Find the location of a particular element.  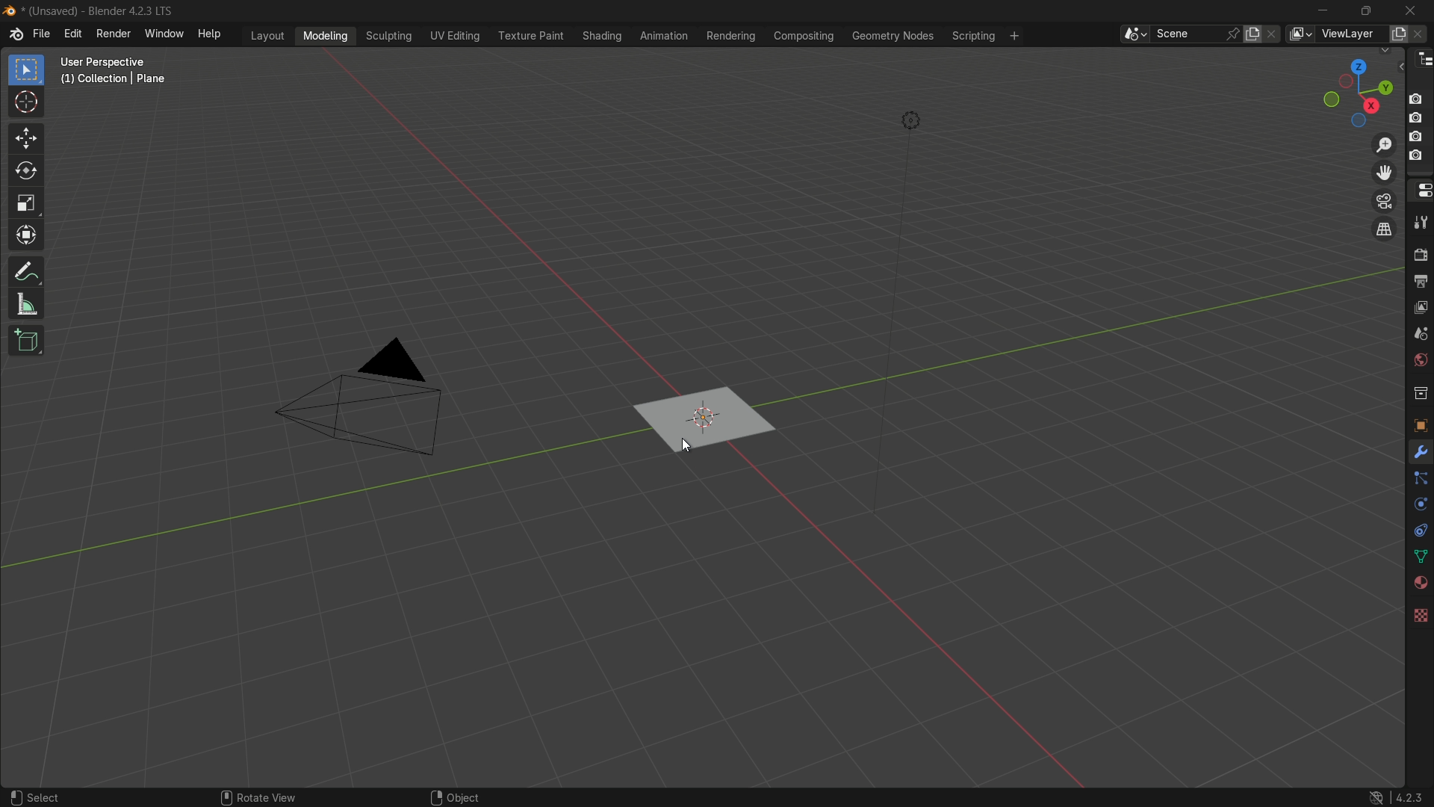

capture is located at coordinates (1418, 158).